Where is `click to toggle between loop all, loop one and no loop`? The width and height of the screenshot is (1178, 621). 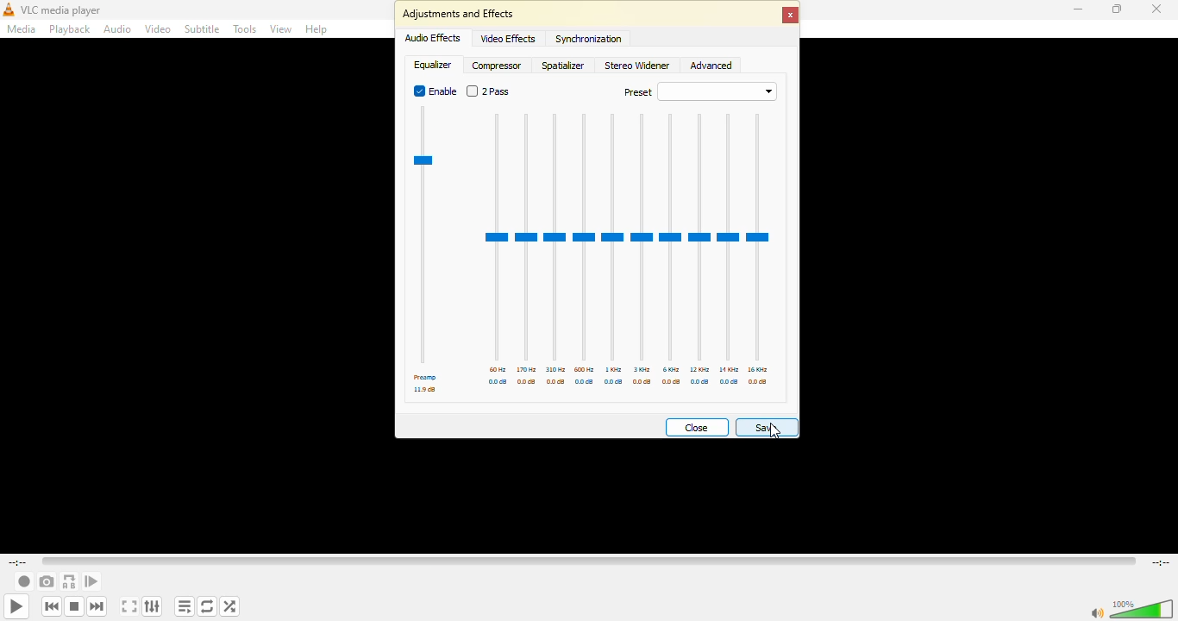
click to toggle between loop all, loop one and no loop is located at coordinates (207, 606).